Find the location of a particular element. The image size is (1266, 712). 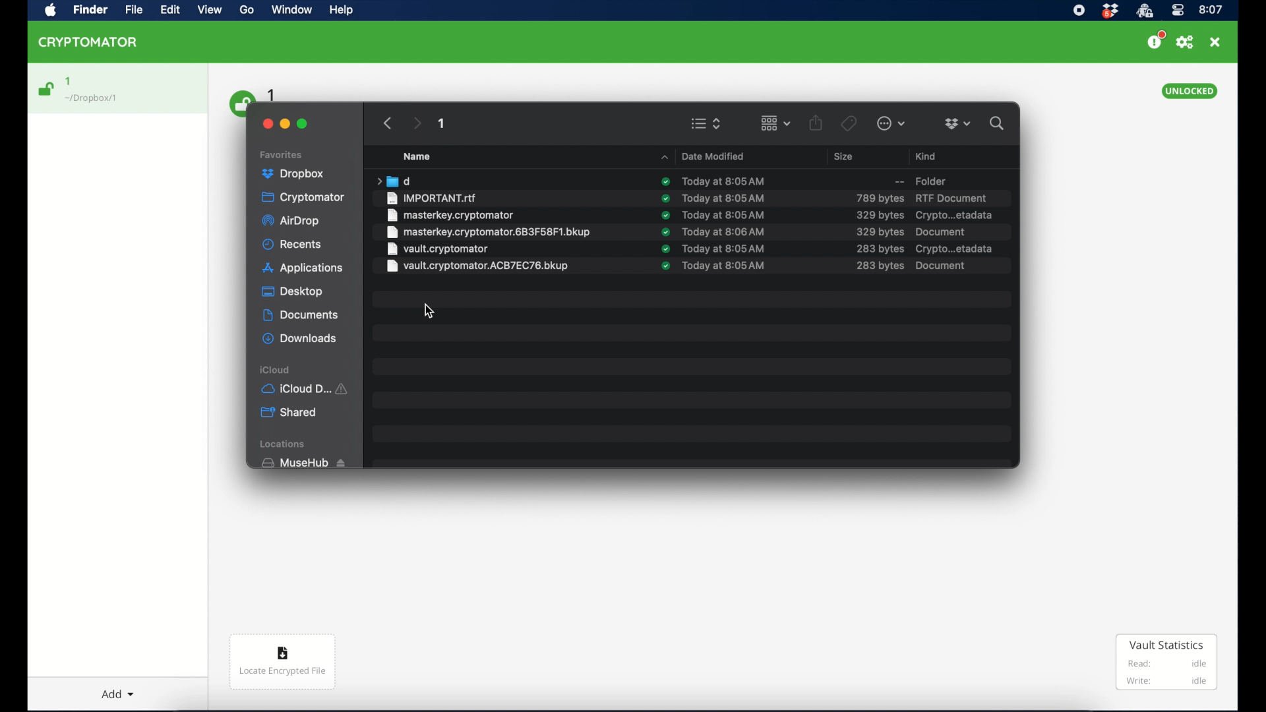

date is located at coordinates (725, 215).